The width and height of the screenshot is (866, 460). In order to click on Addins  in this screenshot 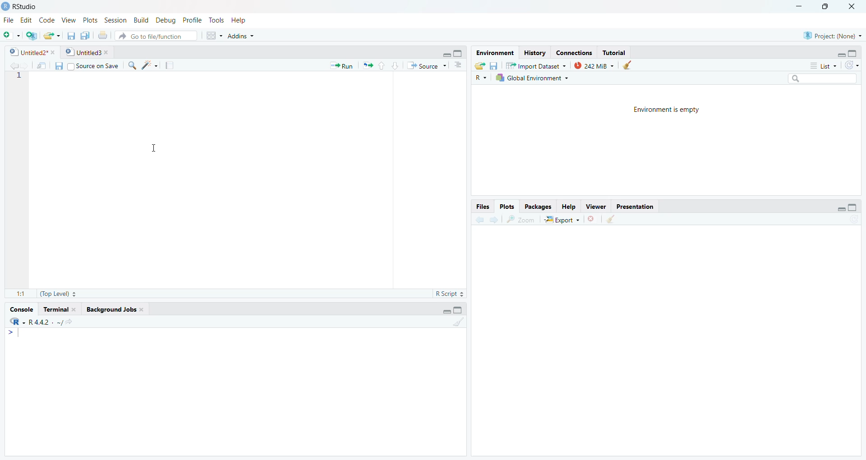, I will do `click(240, 35)`.